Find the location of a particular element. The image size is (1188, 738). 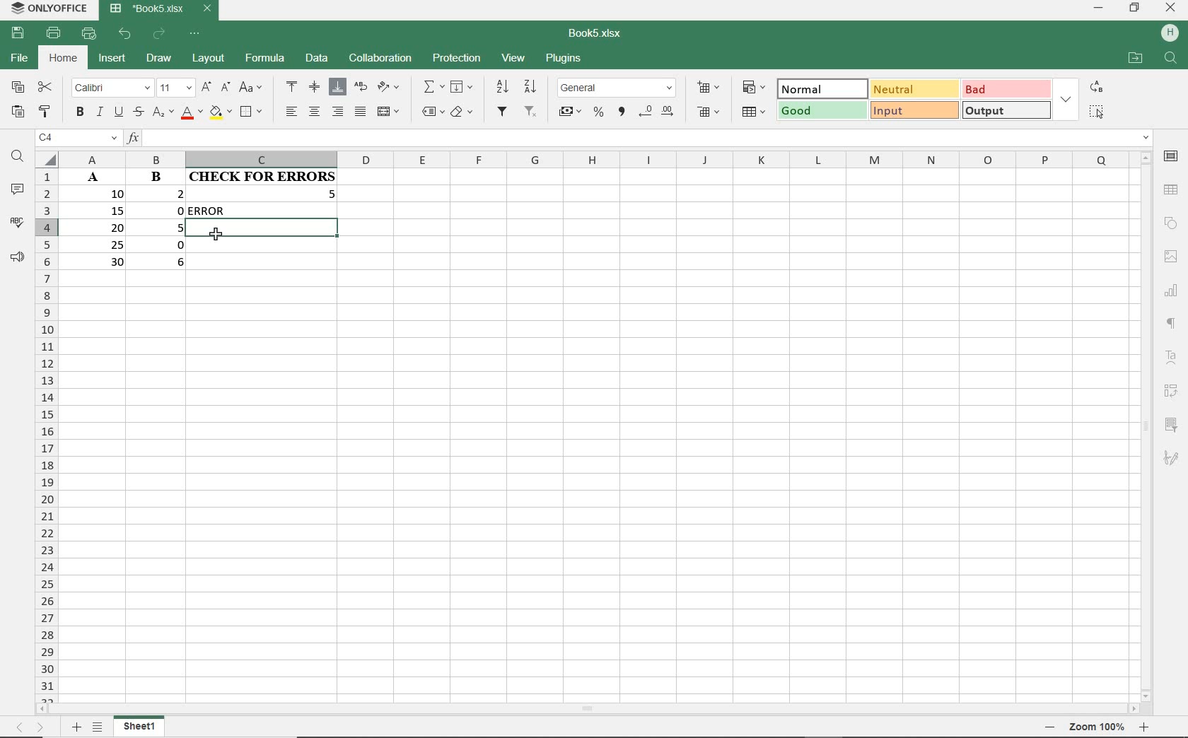

formula returns ERROR is located at coordinates (262, 211).